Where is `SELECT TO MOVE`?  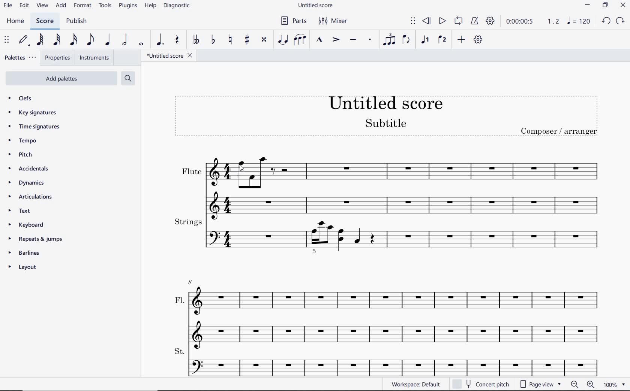
SELECT TO MOVE is located at coordinates (7, 40).